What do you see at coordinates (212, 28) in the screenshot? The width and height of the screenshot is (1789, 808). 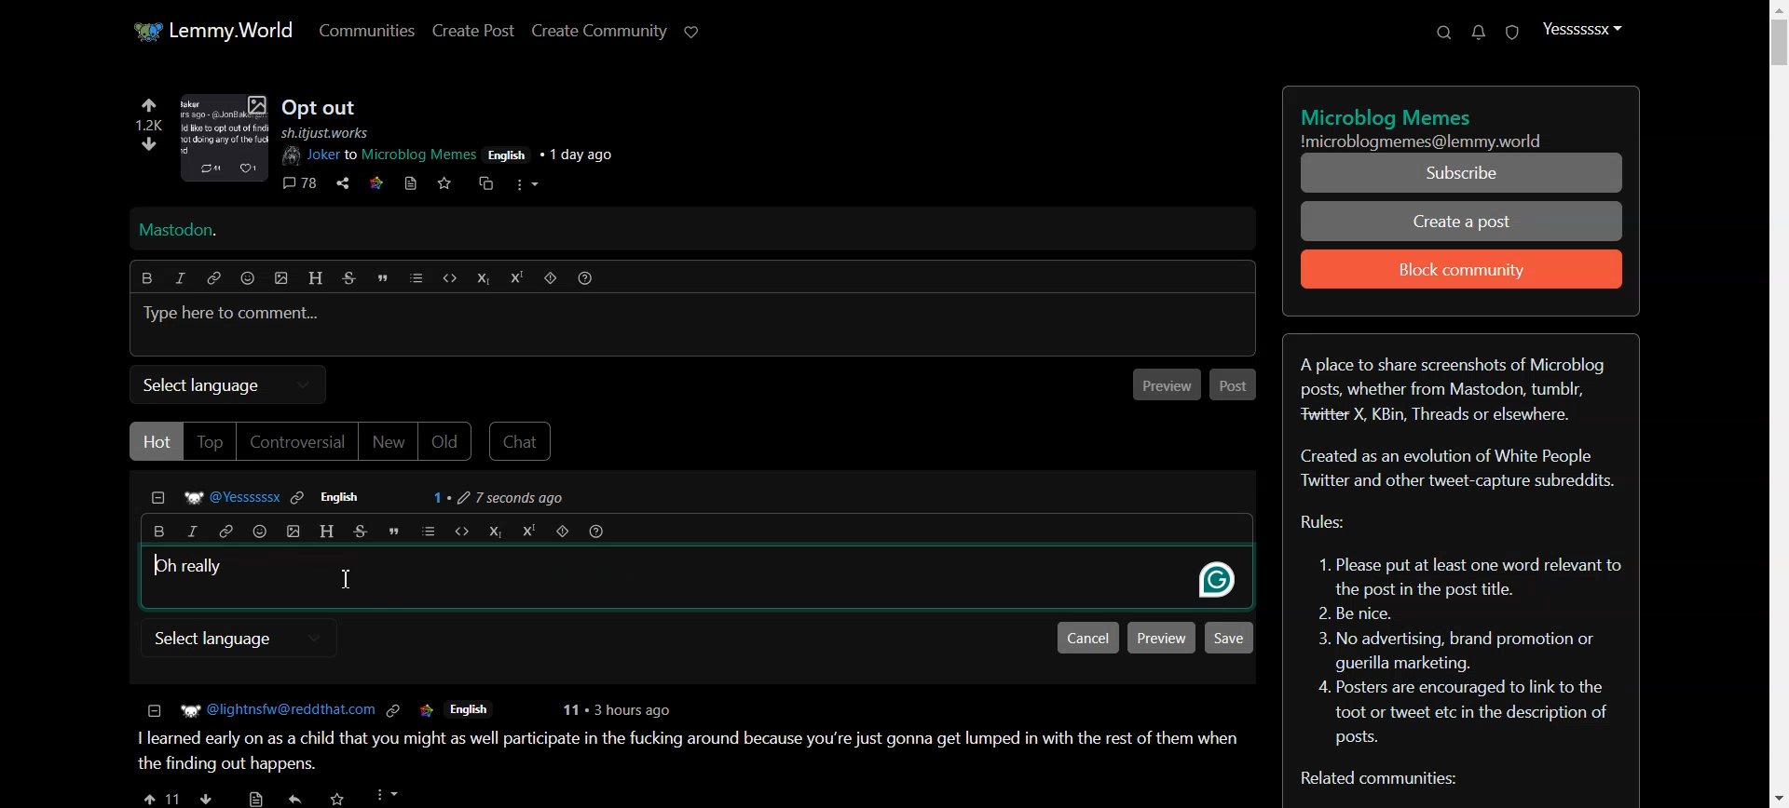 I see `Home page` at bounding box center [212, 28].